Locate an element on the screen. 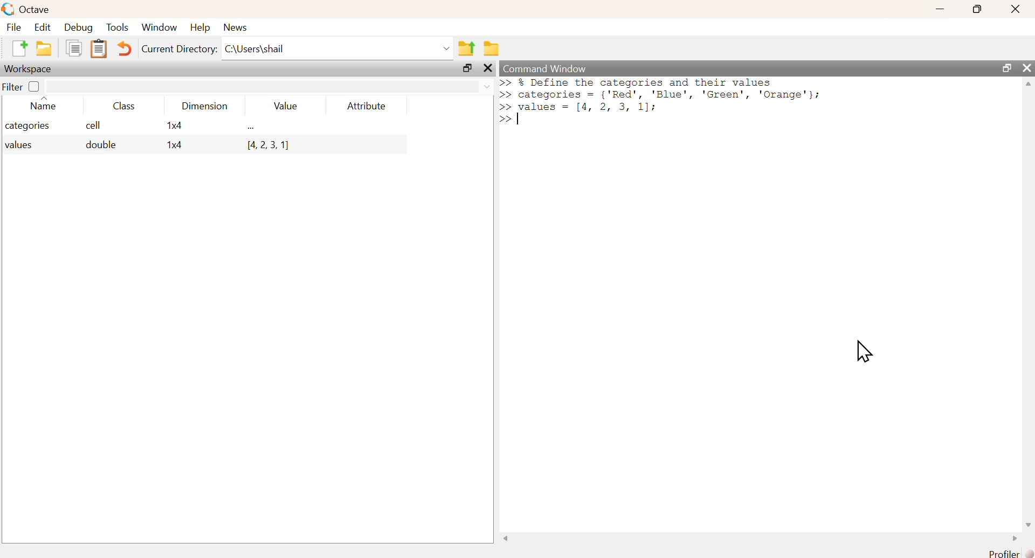  Debug is located at coordinates (79, 27).